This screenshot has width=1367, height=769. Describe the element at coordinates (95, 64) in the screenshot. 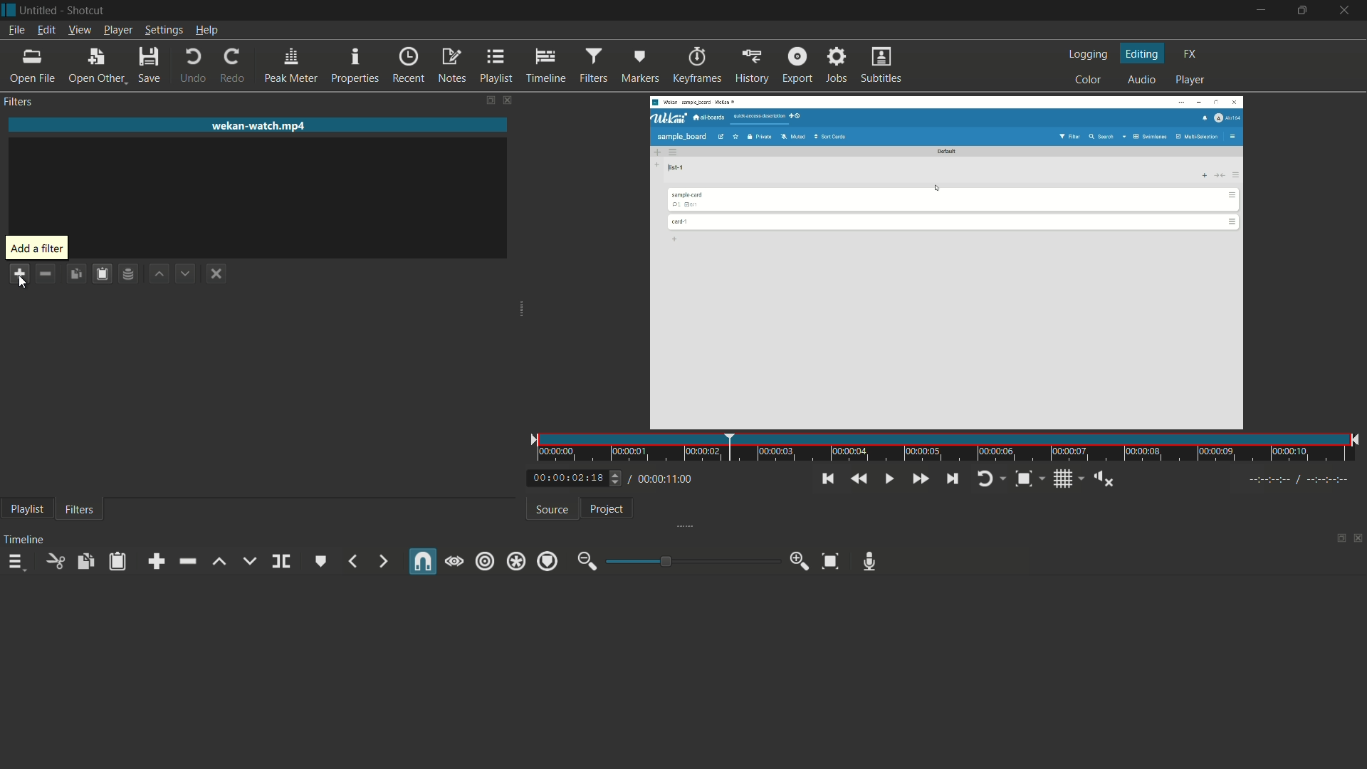

I see `open other` at that location.